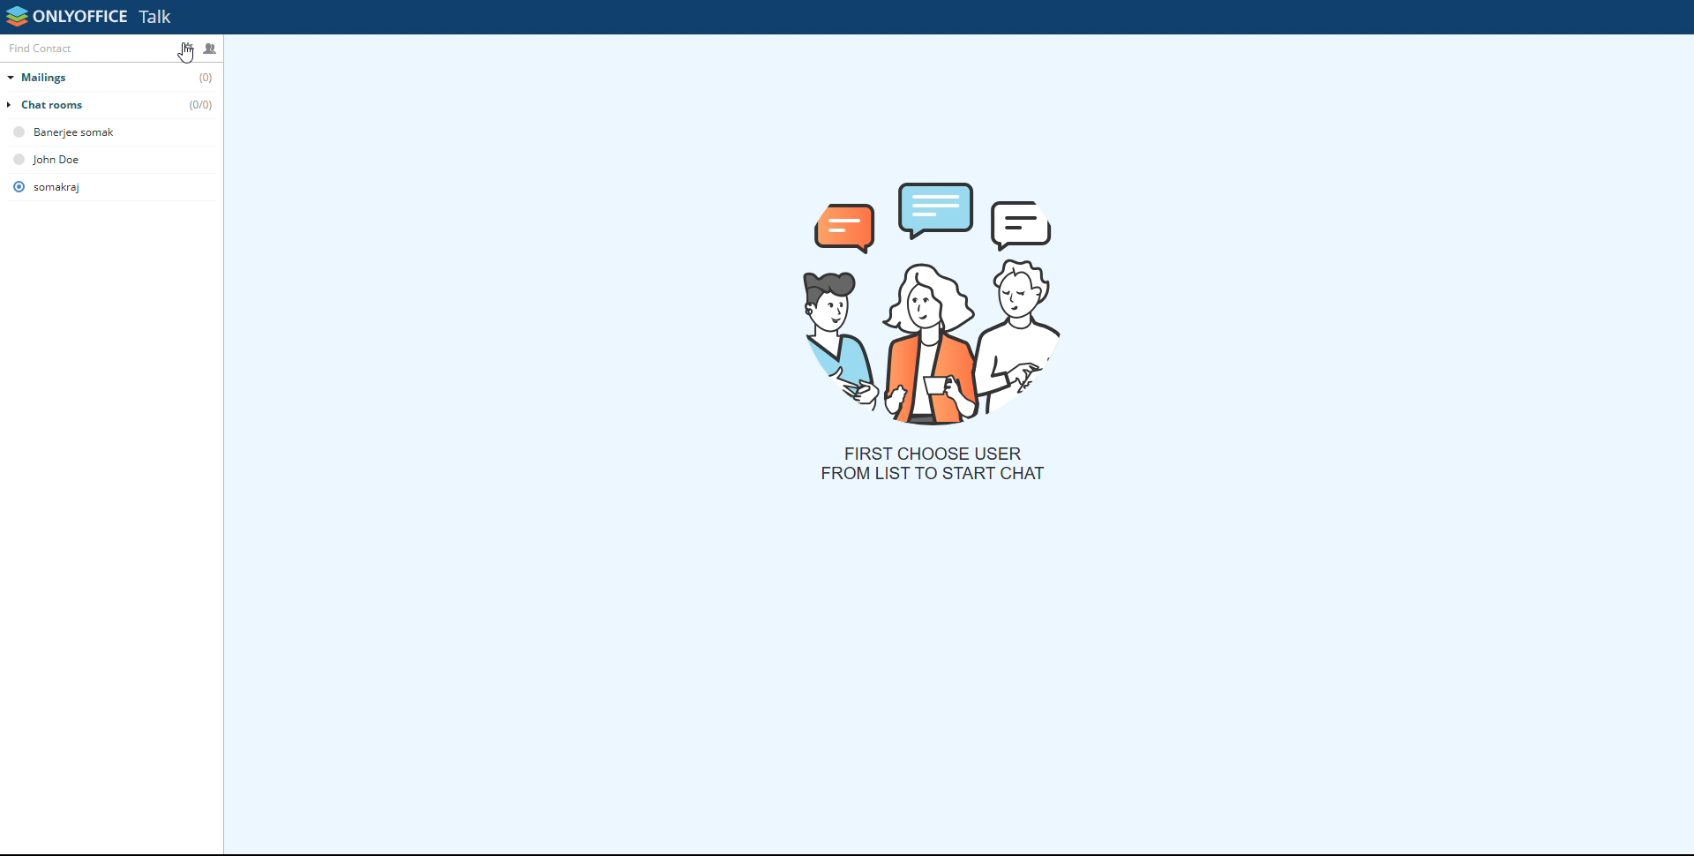 This screenshot has width=1694, height=856. I want to click on onlyoffice talk, so click(91, 17).